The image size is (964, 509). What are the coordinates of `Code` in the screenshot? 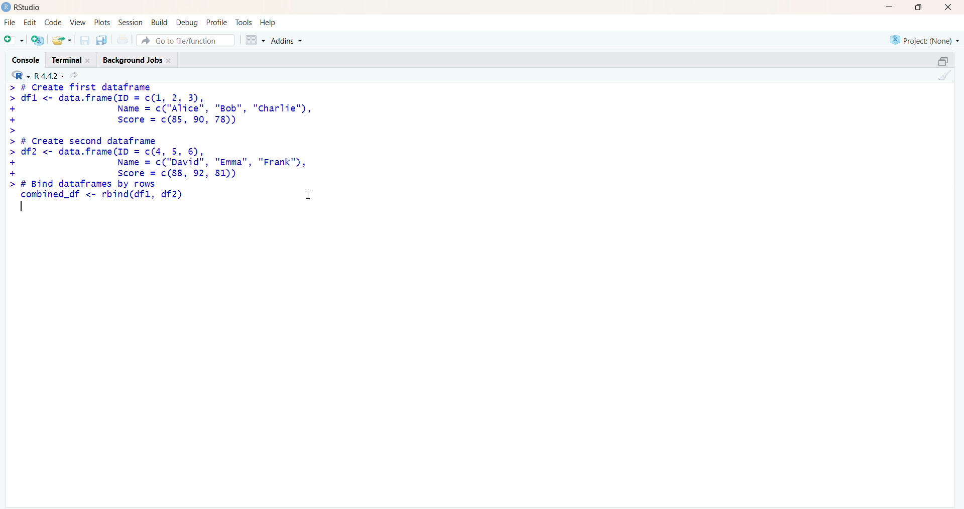 It's located at (53, 22).